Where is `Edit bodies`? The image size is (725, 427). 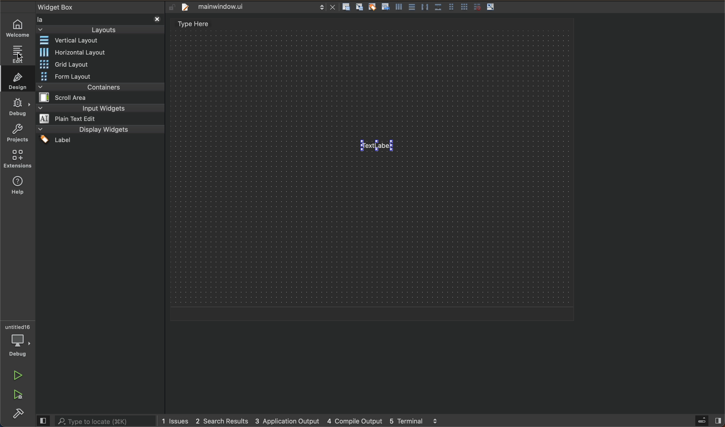
Edit bodies is located at coordinates (372, 6).